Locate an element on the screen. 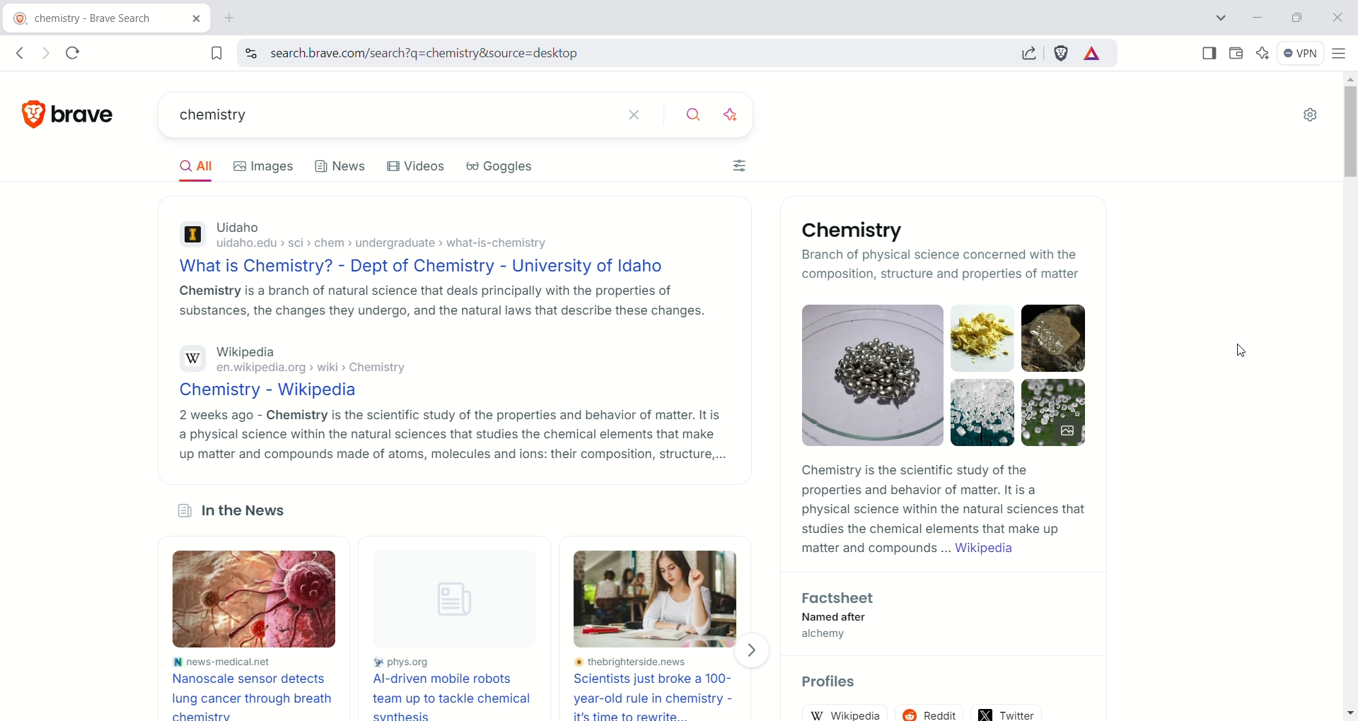 This screenshot has width=1358, height=721. reddit is located at coordinates (934, 709).